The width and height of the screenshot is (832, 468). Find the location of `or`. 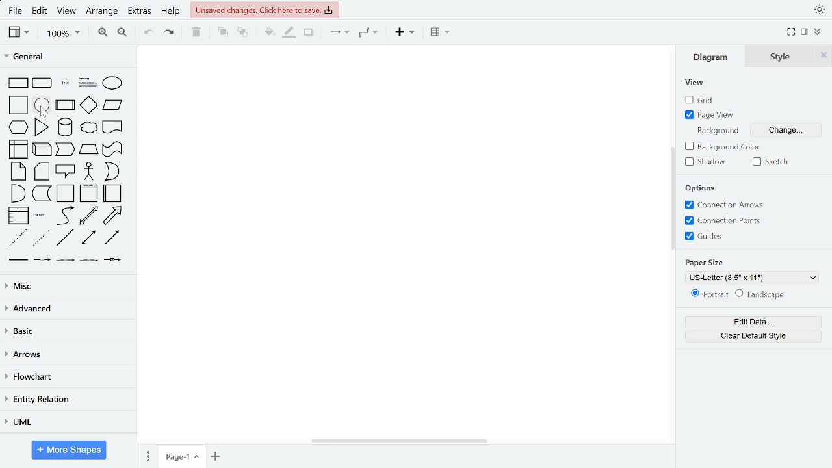

or is located at coordinates (112, 171).